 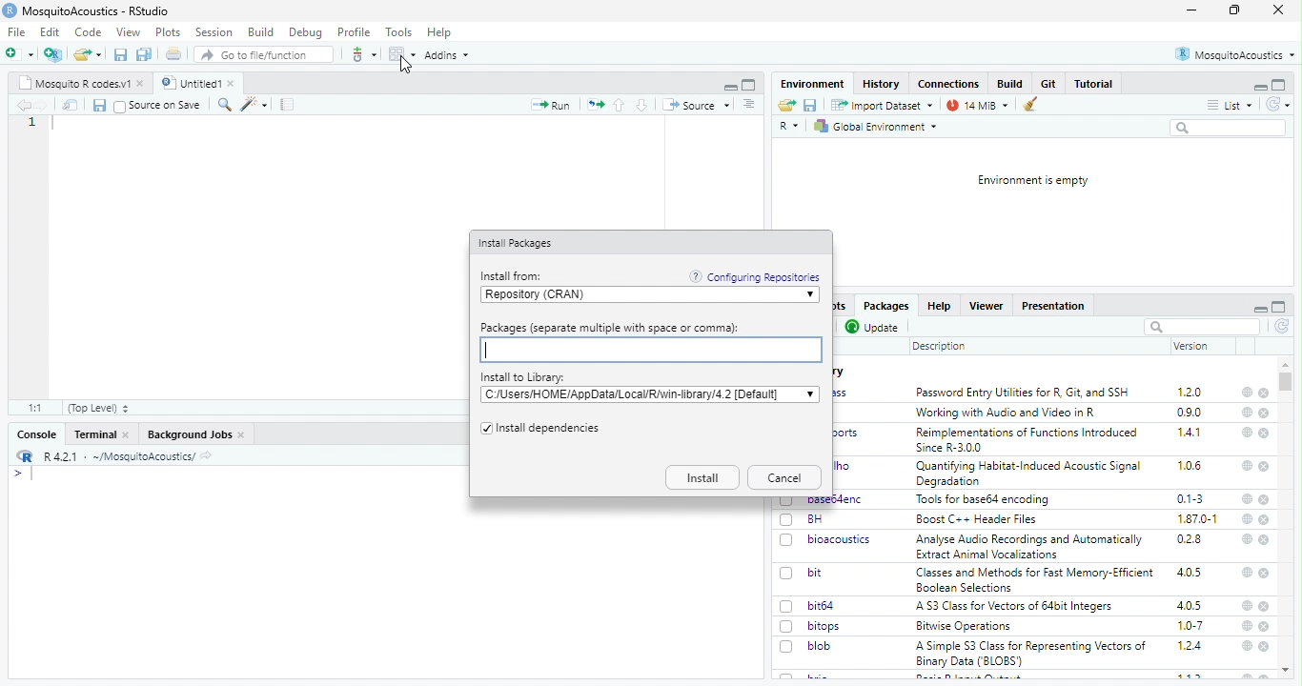 I want to click on Install from:, so click(x=514, y=276).